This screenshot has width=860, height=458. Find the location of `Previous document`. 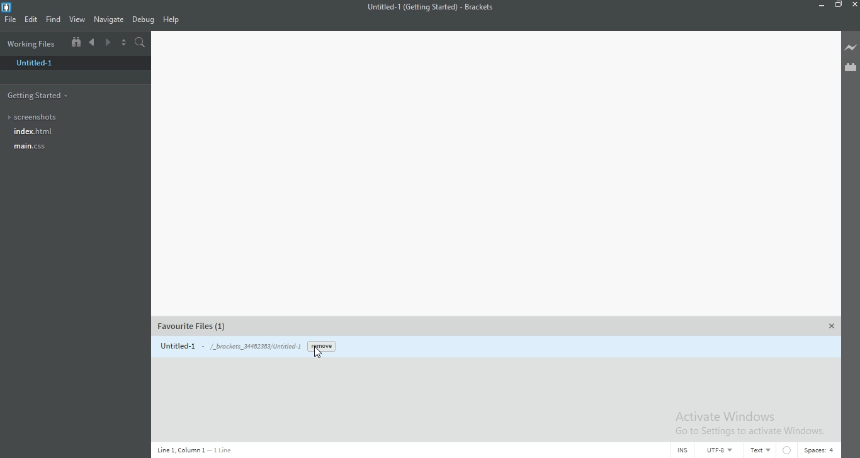

Previous document is located at coordinates (94, 45).